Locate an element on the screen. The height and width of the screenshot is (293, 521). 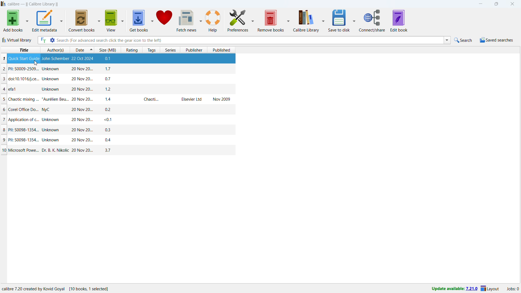
edit metadata is located at coordinates (45, 21).